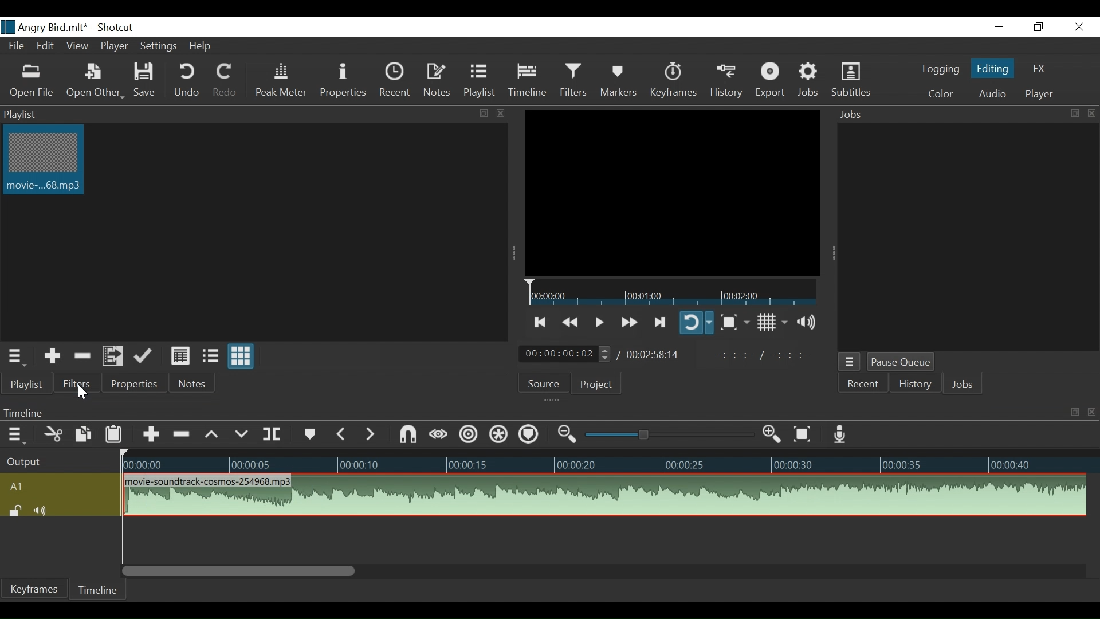 Image resolution: width=1100 pixels, height=619 pixels. What do you see at coordinates (599, 320) in the screenshot?
I see `Toggle play or pause (space)` at bounding box center [599, 320].